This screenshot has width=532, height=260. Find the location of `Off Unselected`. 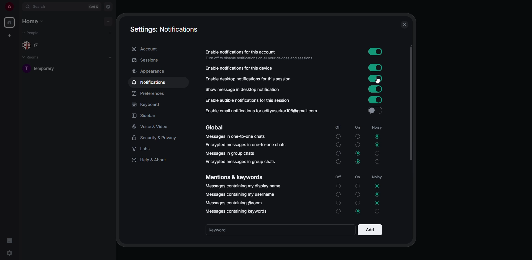

Off Unselected is located at coordinates (339, 162).